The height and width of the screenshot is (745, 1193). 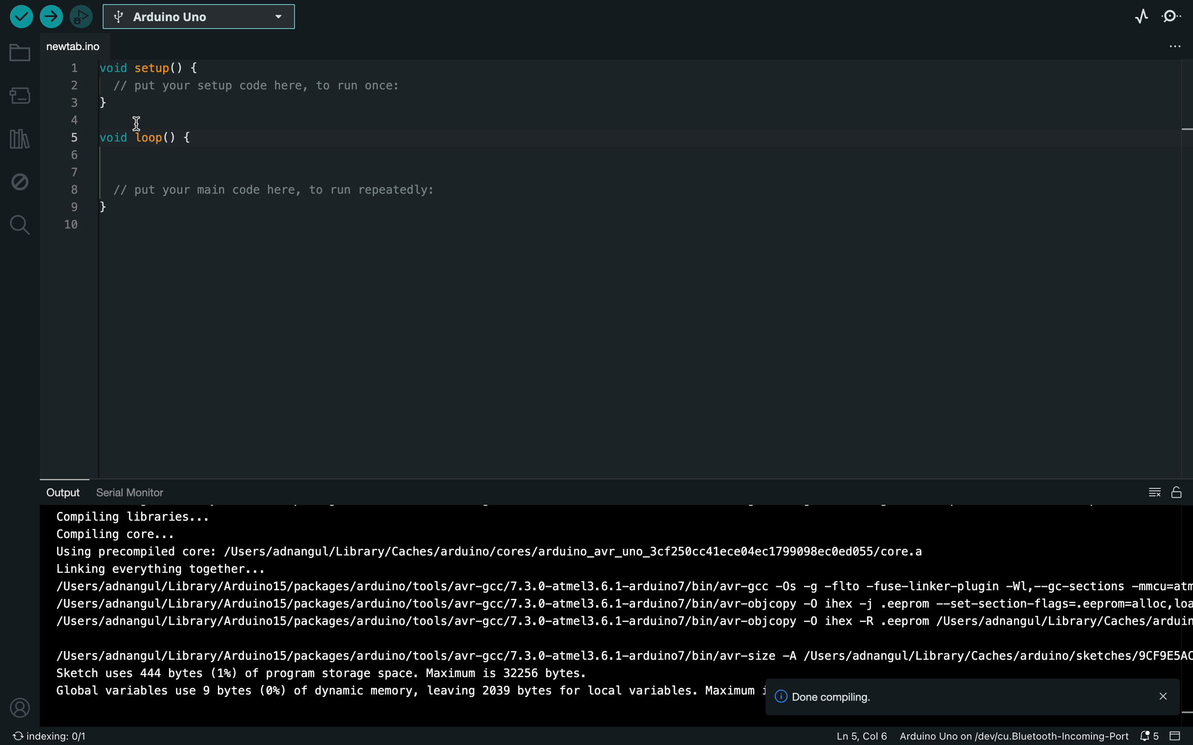 What do you see at coordinates (1149, 44) in the screenshot?
I see `file setting` at bounding box center [1149, 44].